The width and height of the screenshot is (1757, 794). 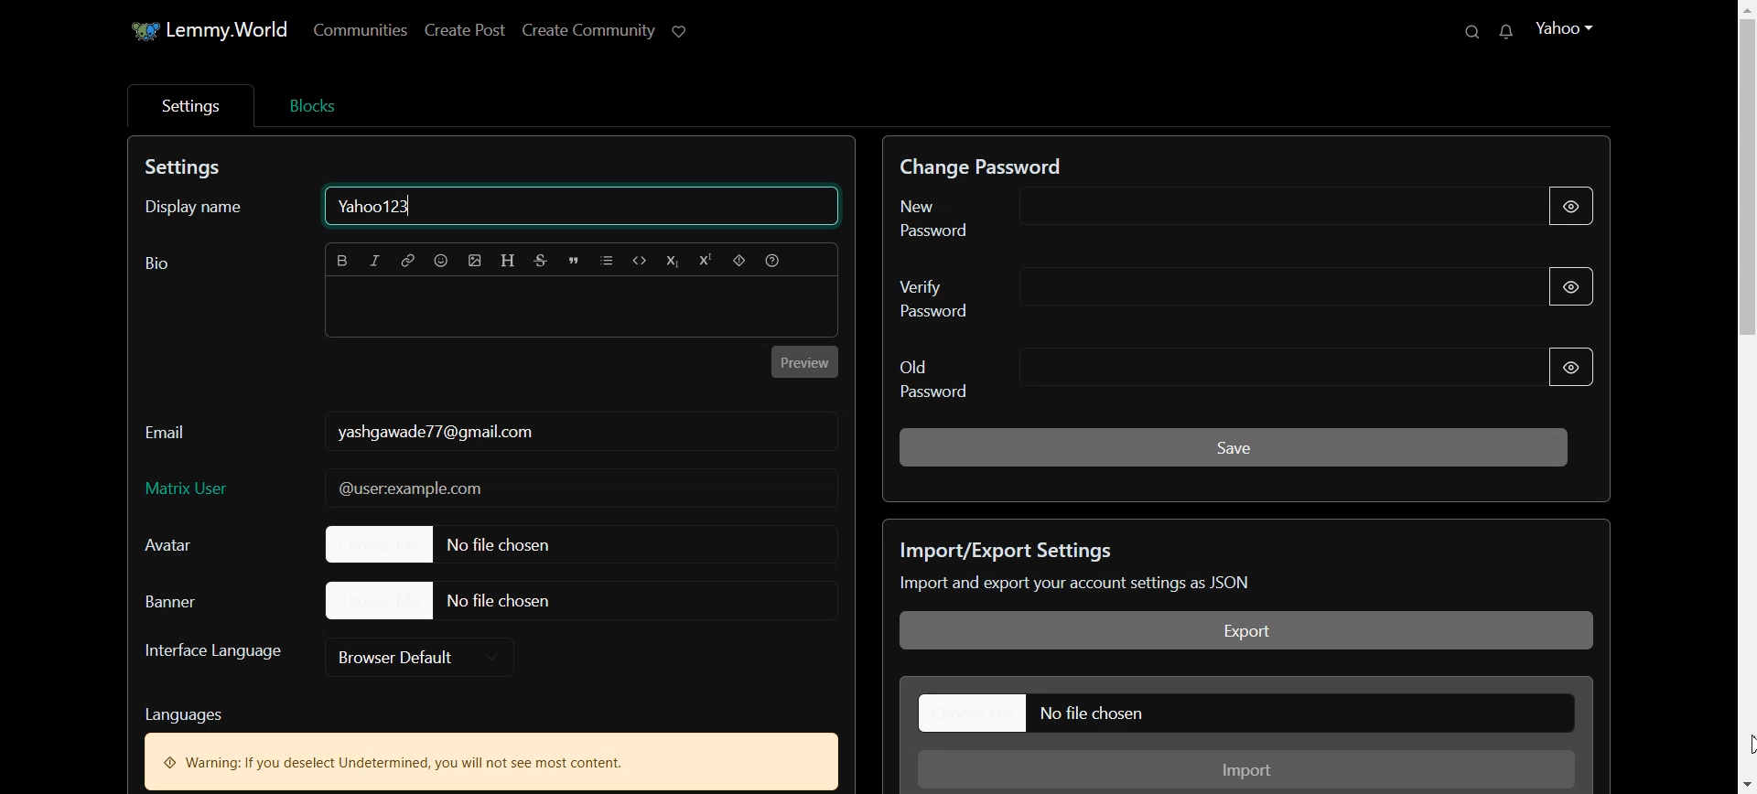 What do you see at coordinates (1176, 213) in the screenshot?
I see `New Password` at bounding box center [1176, 213].